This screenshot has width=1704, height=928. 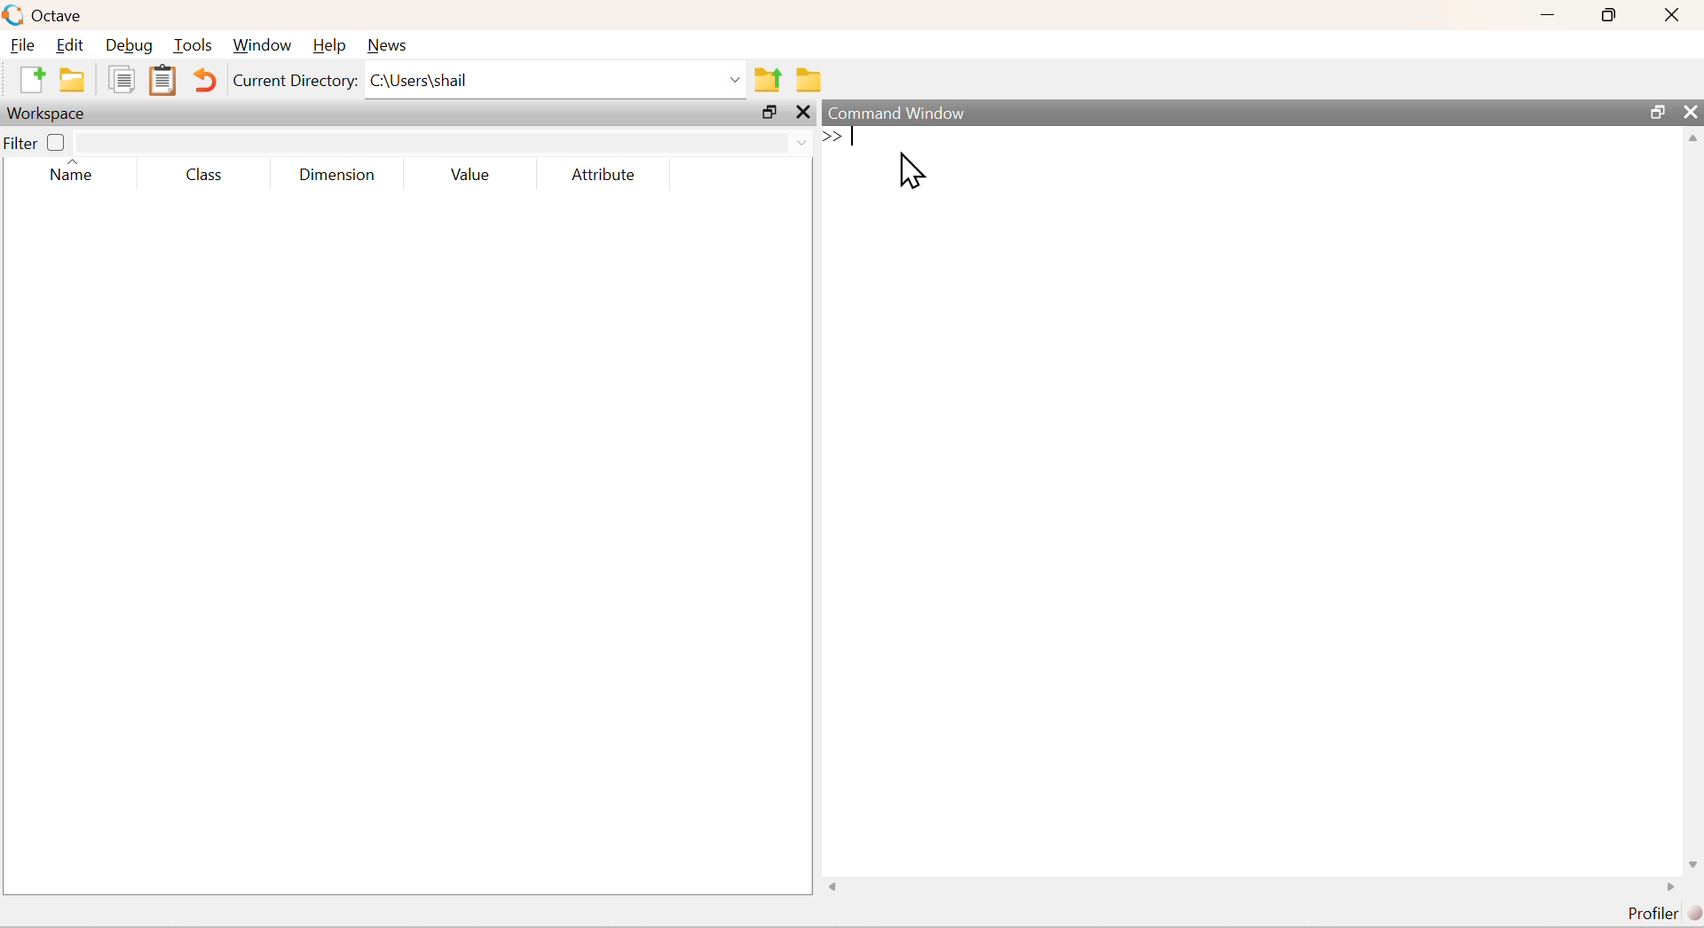 I want to click on open and existing file, so click(x=77, y=79).